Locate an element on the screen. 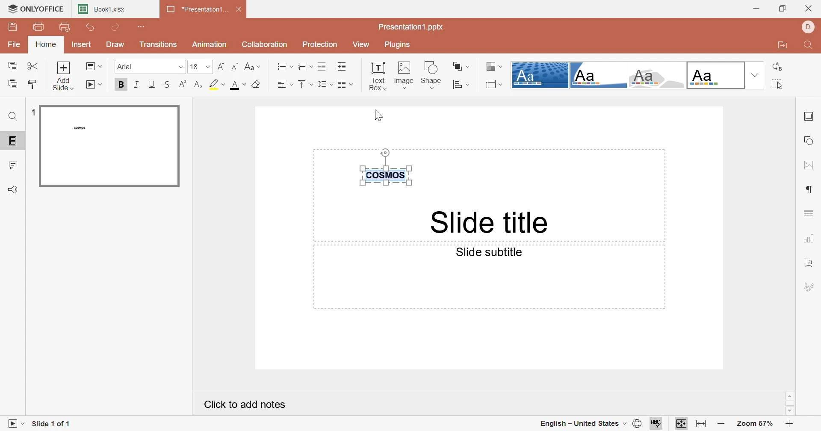  Slide 1 of 1 is located at coordinates (54, 423).